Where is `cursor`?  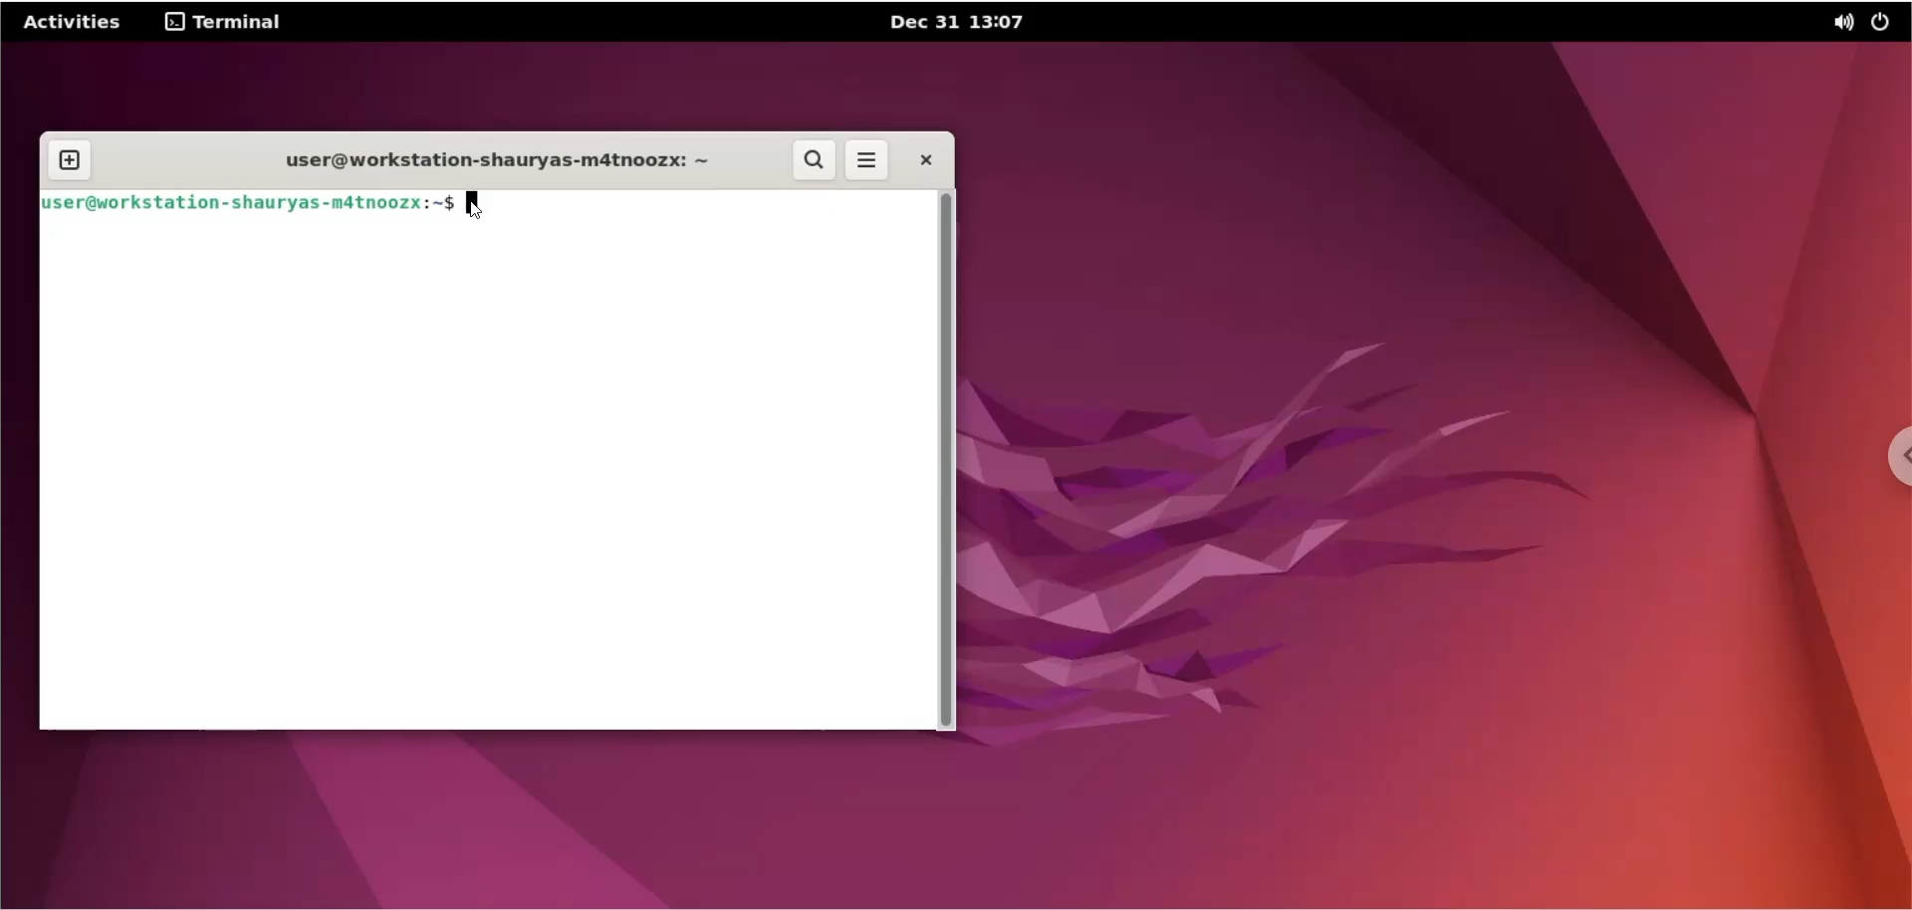 cursor is located at coordinates (475, 205).